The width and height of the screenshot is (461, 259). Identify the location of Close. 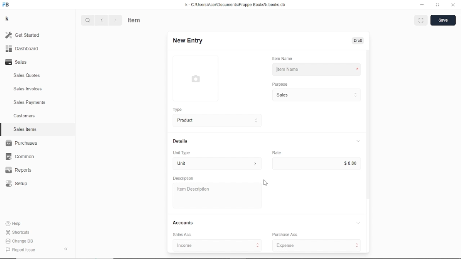
(453, 5).